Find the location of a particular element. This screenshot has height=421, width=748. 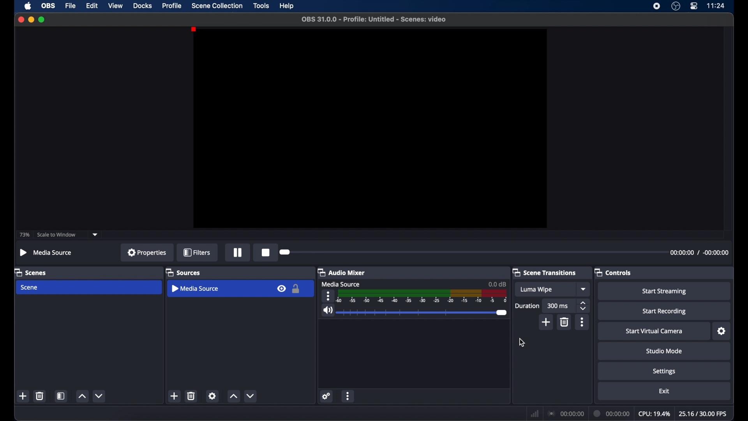

scene is located at coordinates (30, 288).